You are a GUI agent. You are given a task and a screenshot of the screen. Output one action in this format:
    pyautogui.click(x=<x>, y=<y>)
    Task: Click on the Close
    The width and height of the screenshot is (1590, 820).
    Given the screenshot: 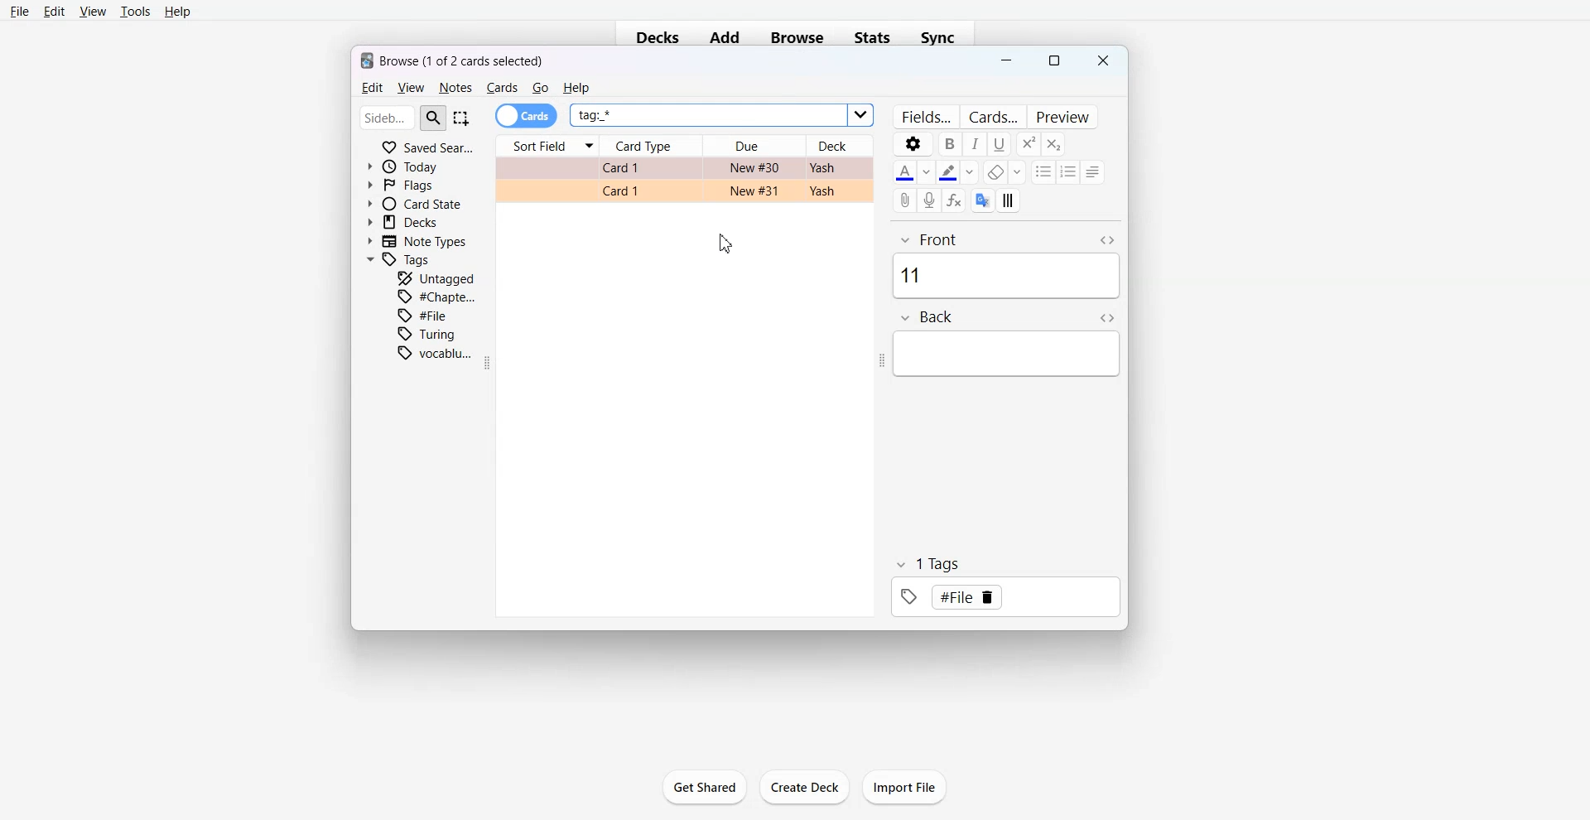 What is the action you would take?
    pyautogui.click(x=1101, y=60)
    